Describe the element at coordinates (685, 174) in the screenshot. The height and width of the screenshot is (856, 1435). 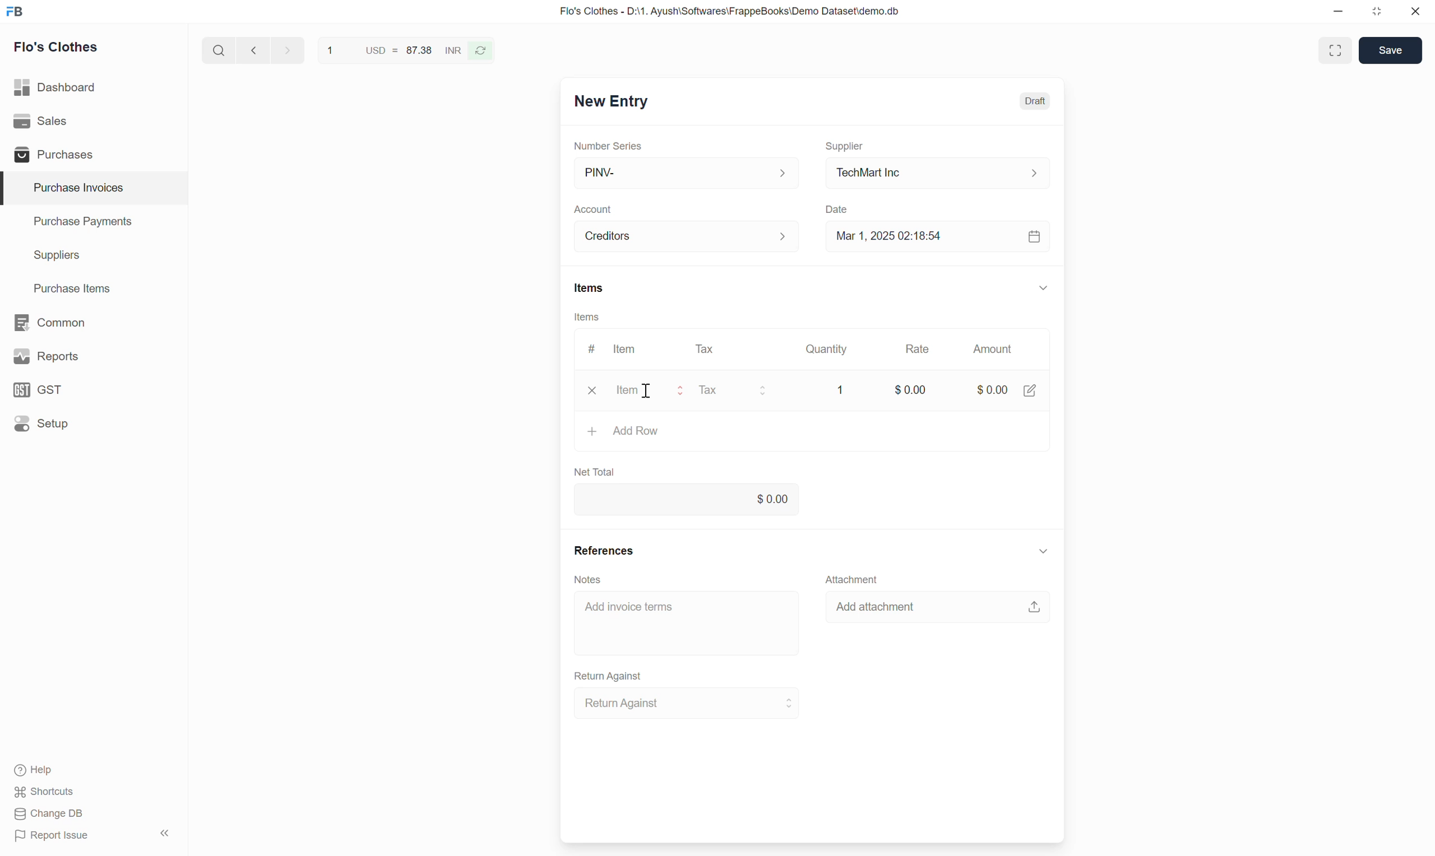
I see `PINV-` at that location.